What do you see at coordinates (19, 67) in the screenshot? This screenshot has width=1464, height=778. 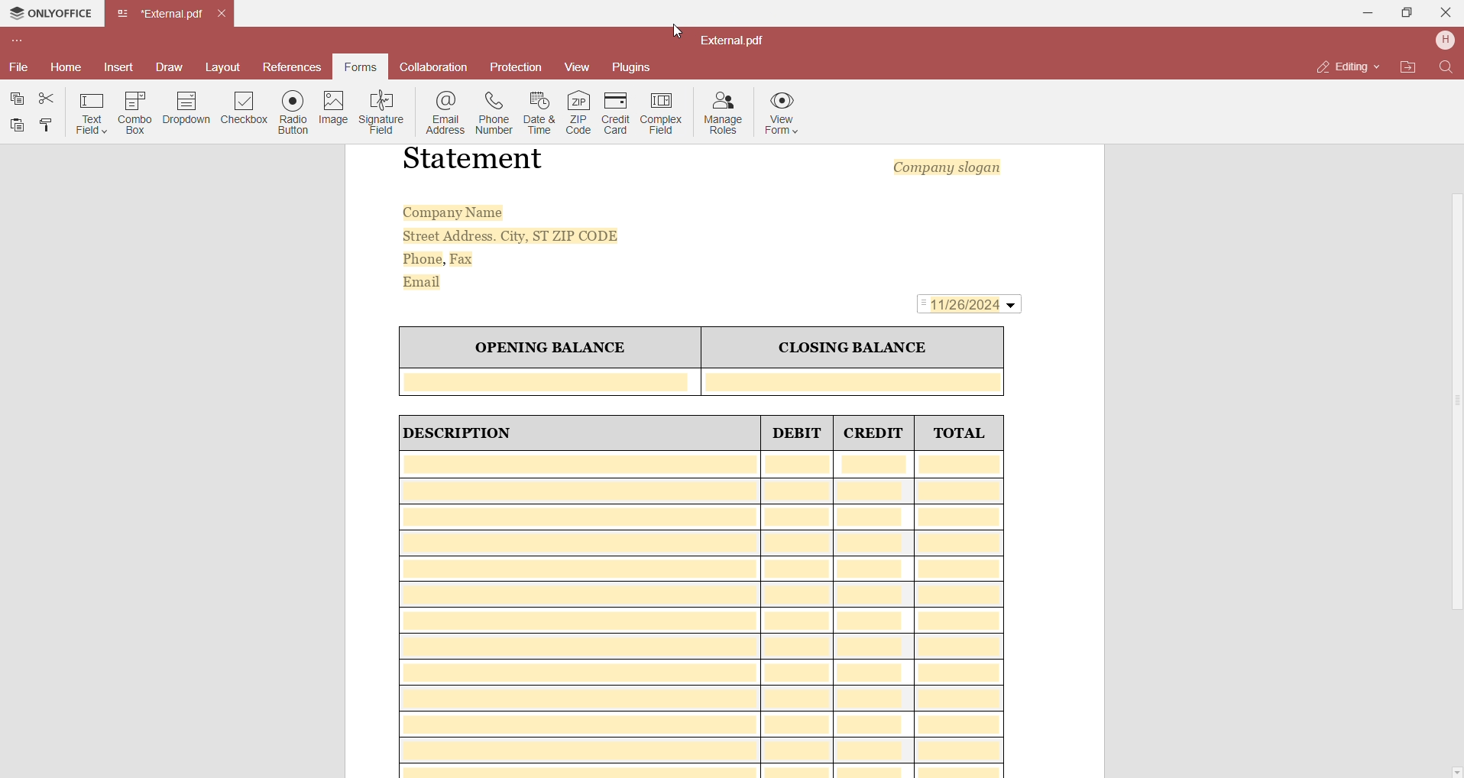 I see `File` at bounding box center [19, 67].